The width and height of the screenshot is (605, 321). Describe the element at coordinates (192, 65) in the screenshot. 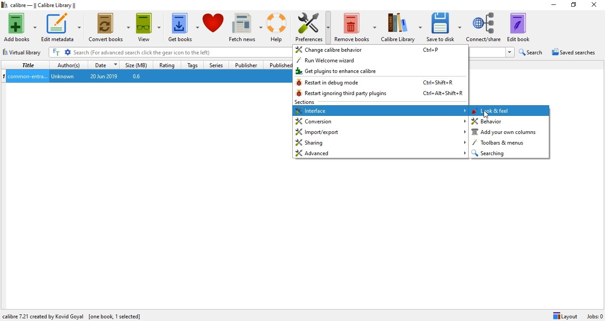

I see `Tags` at that location.